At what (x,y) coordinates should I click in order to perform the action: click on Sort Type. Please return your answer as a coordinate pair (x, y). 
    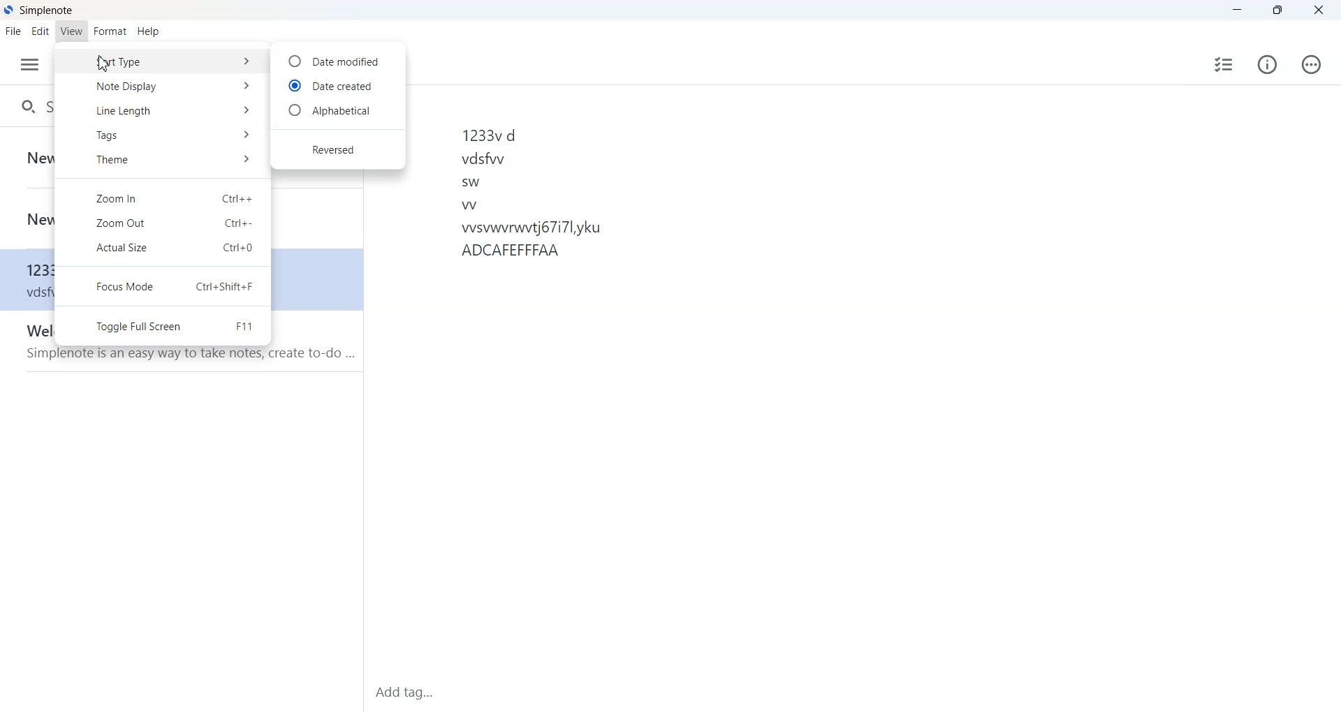
    Looking at the image, I should click on (163, 63).